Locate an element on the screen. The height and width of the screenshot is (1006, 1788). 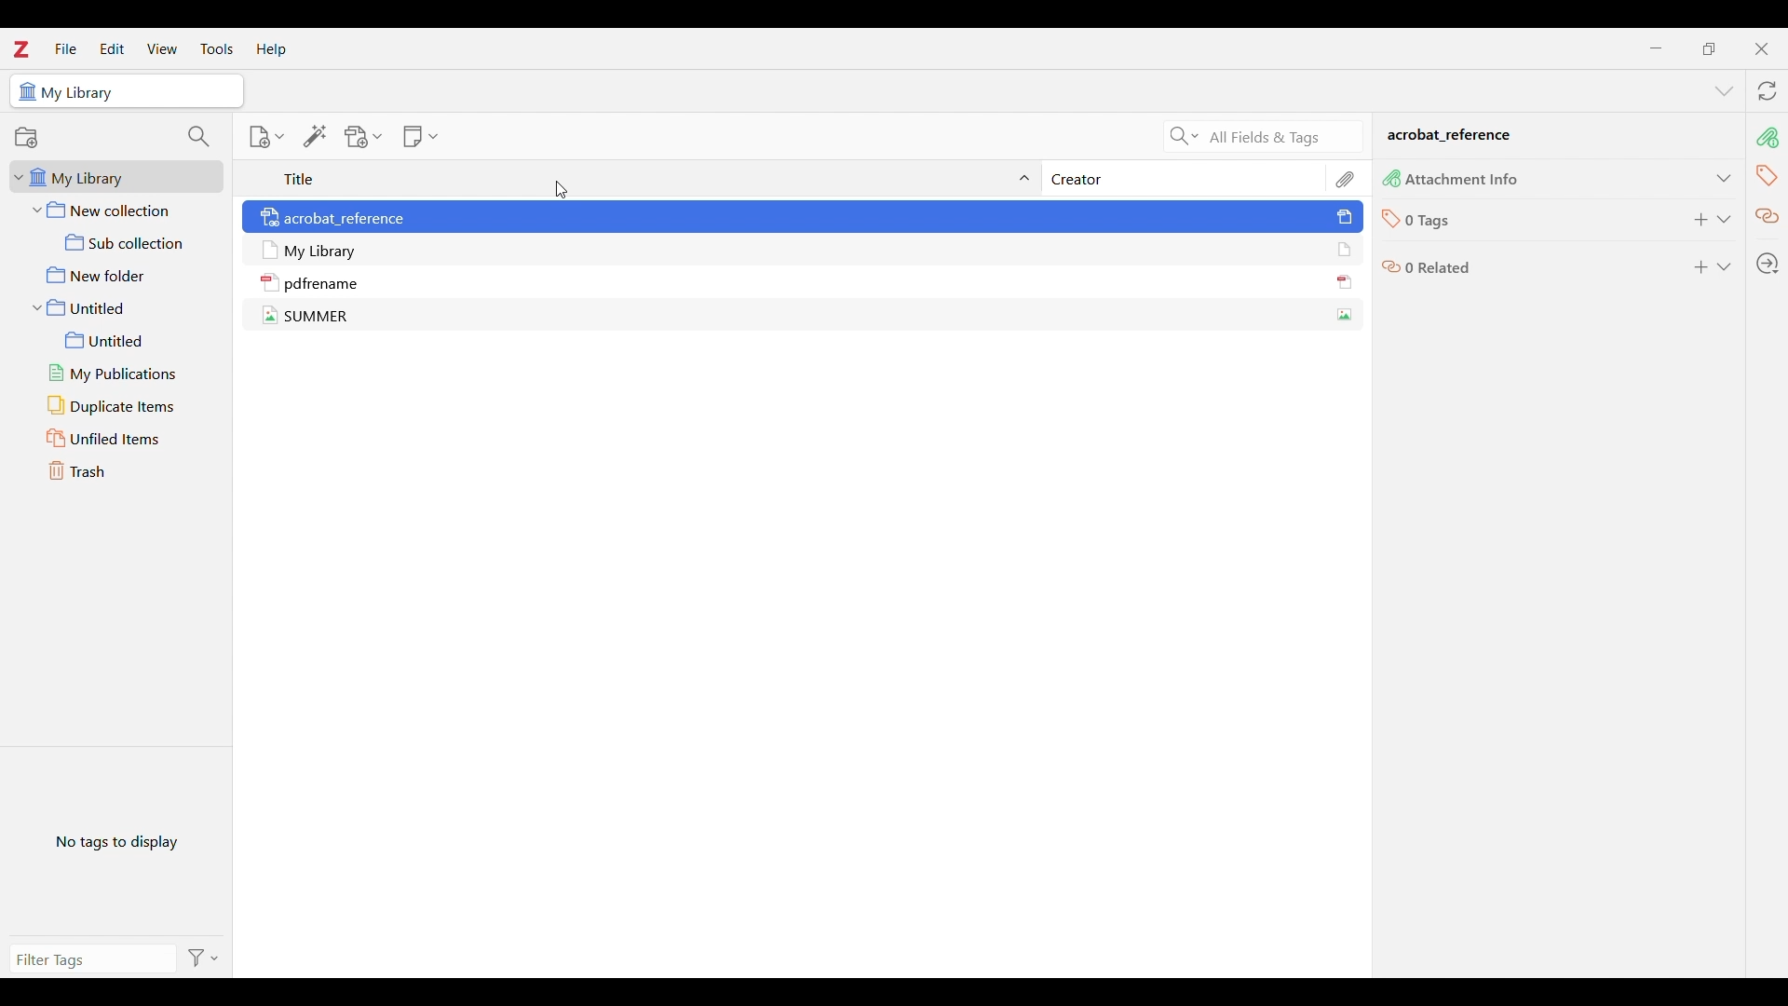
Filter options is located at coordinates (200, 958).